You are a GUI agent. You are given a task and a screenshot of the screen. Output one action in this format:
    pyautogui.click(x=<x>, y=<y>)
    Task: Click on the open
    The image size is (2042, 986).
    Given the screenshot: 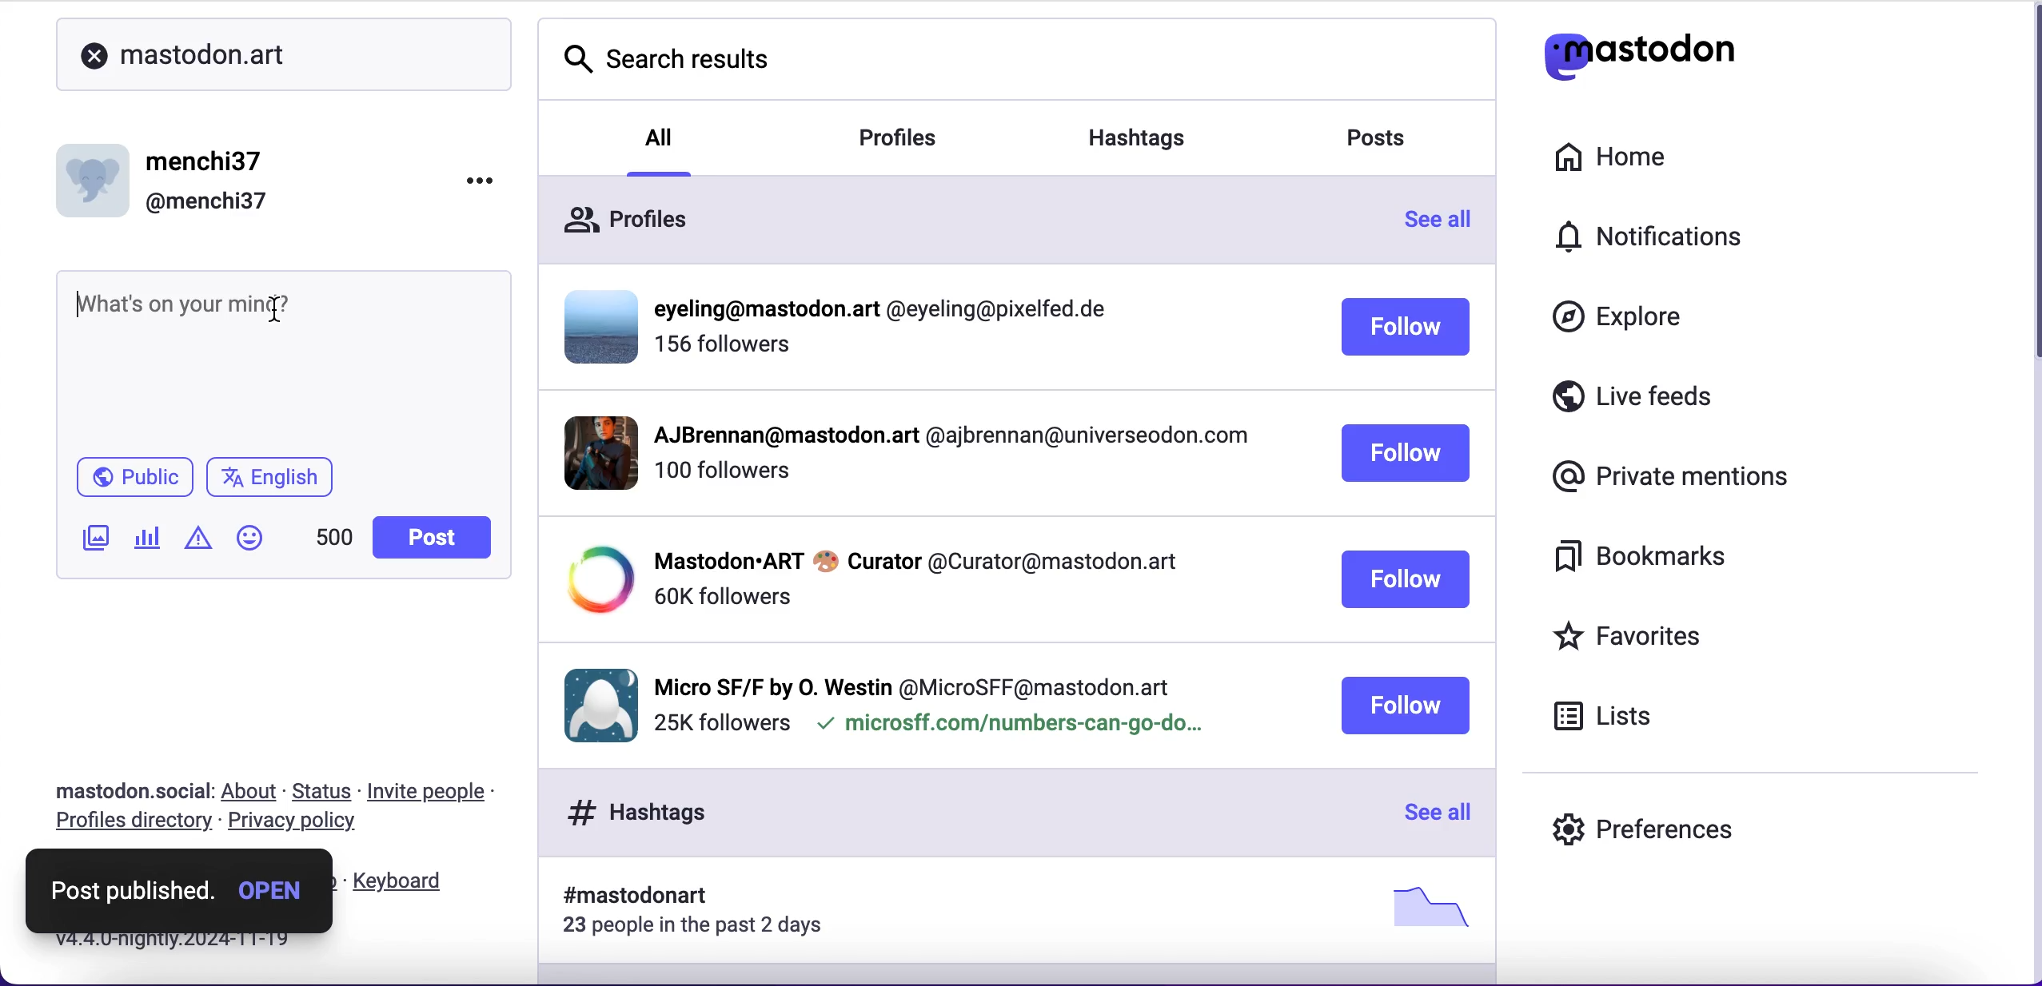 What is the action you would take?
    pyautogui.click(x=281, y=893)
    